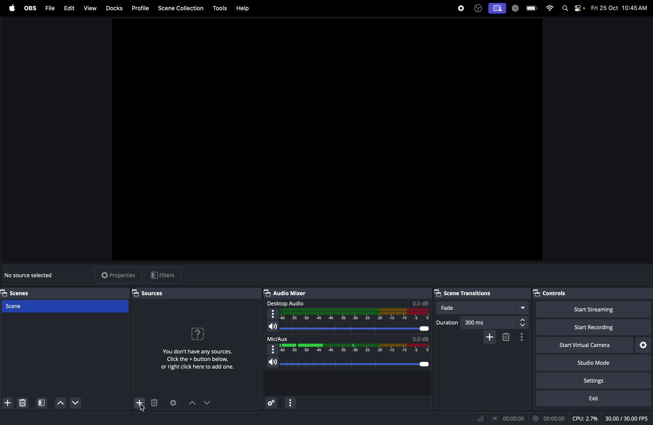  Describe the element at coordinates (599, 380) in the screenshot. I see `setting` at that location.